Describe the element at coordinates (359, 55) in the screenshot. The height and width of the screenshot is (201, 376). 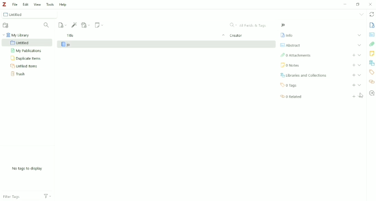
I see `Expand section` at that location.